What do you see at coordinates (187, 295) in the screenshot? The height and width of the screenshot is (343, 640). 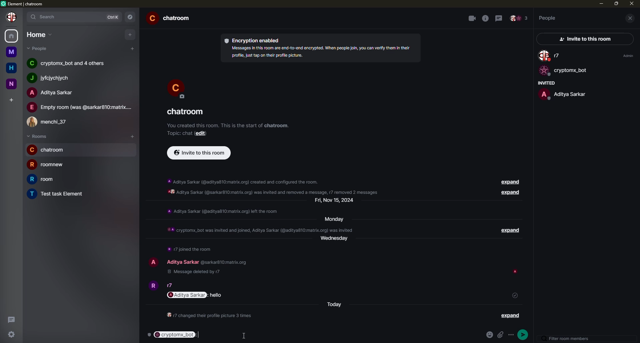 I see `mention` at bounding box center [187, 295].